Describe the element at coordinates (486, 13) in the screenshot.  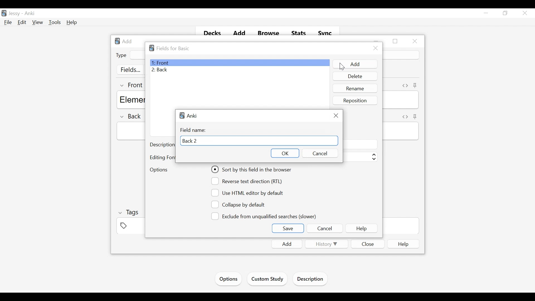
I see `minimize` at that location.